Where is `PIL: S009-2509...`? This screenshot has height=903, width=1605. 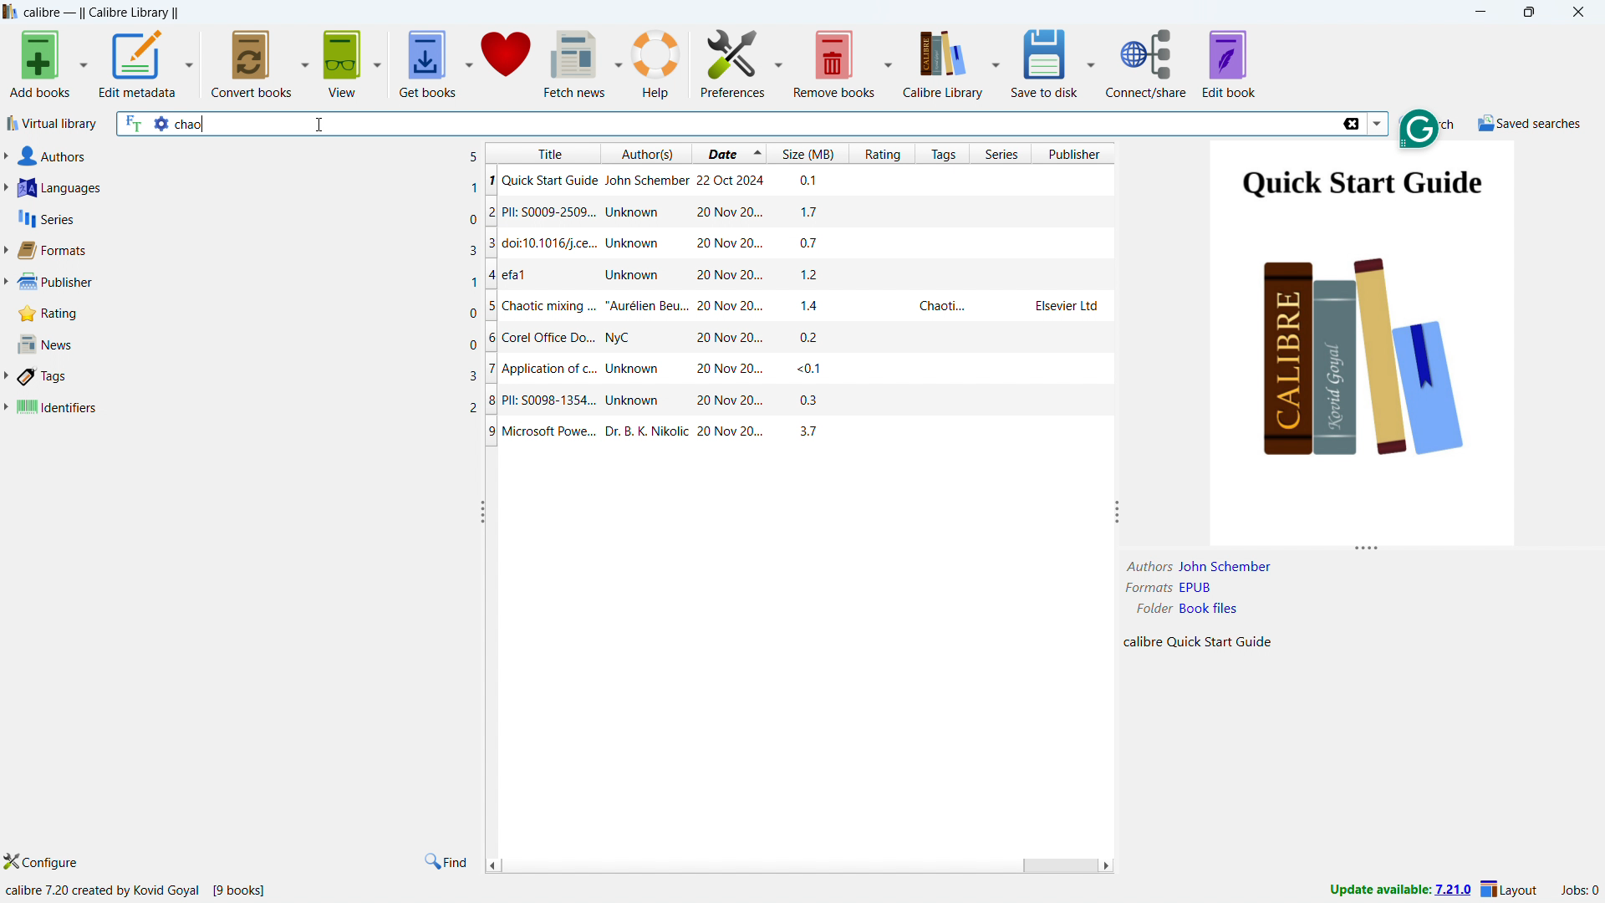 PIL: S009-2509... is located at coordinates (800, 212).